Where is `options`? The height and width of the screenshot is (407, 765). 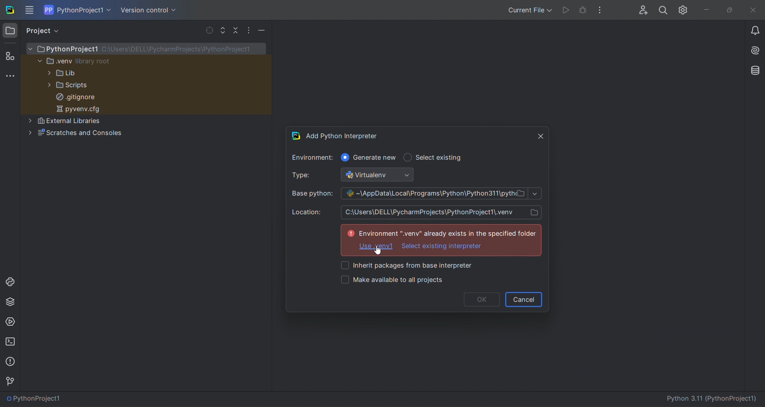 options is located at coordinates (250, 30).